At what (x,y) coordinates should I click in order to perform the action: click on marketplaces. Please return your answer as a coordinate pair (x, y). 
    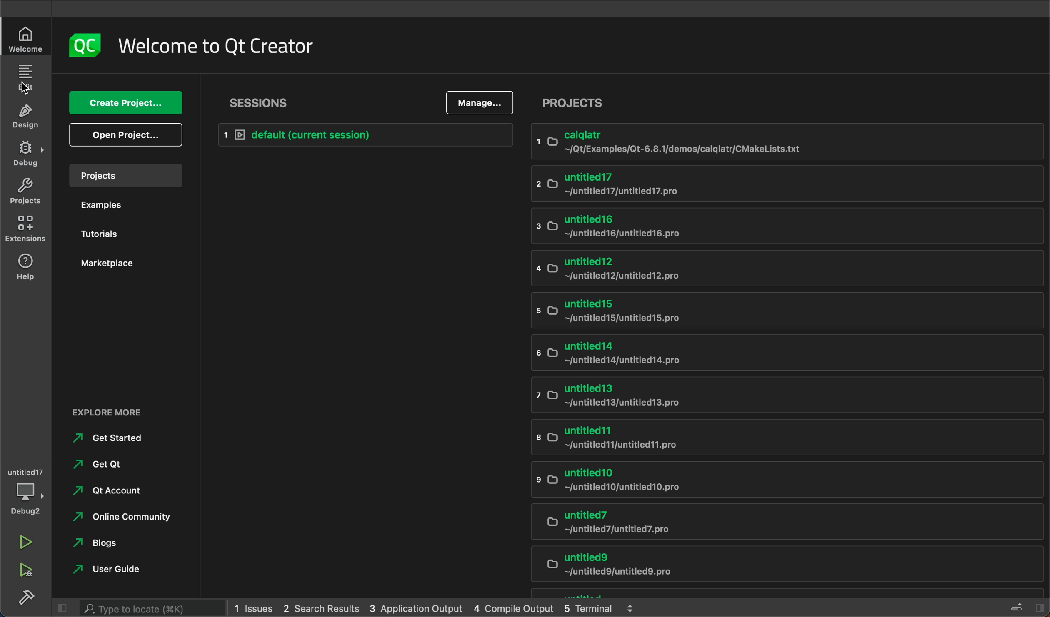
    Looking at the image, I should click on (125, 265).